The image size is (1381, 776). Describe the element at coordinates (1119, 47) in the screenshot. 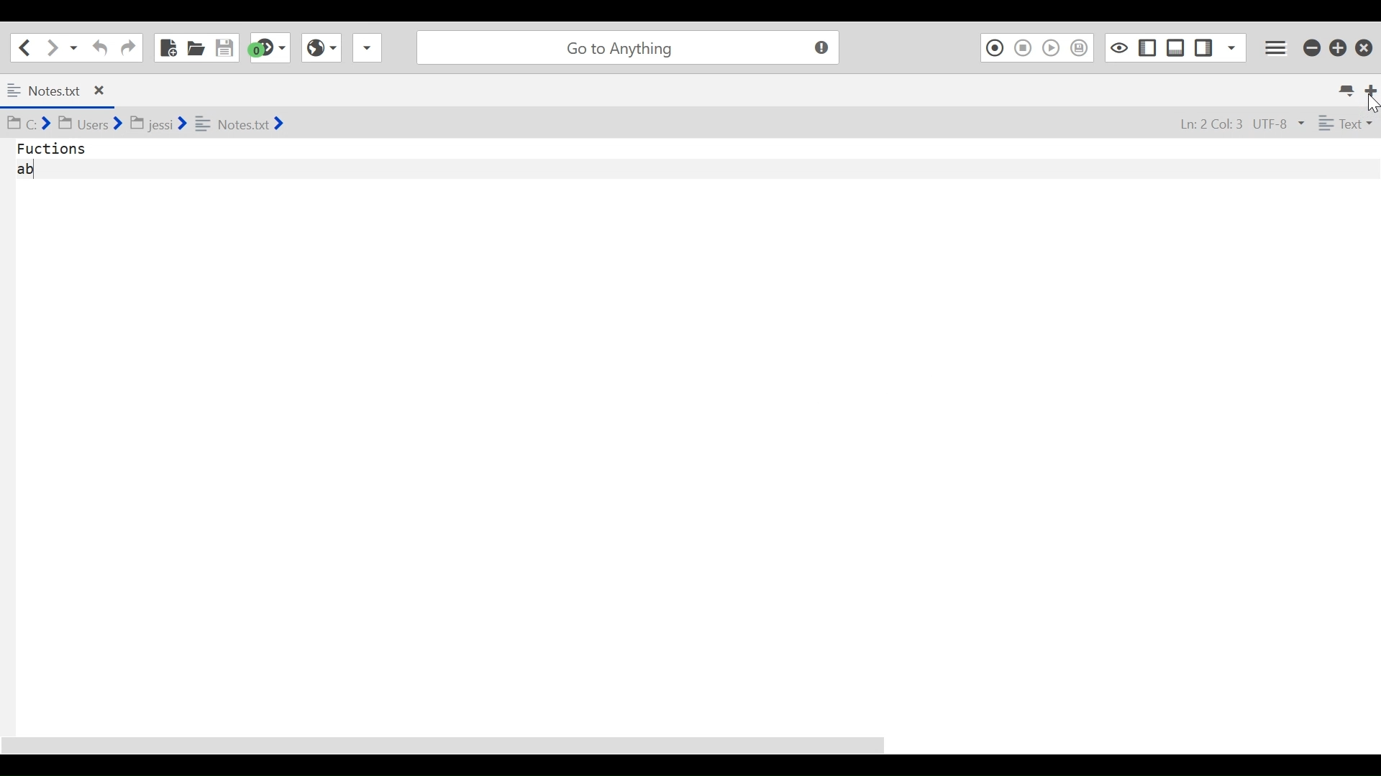

I see `Toggle focus mode` at that location.